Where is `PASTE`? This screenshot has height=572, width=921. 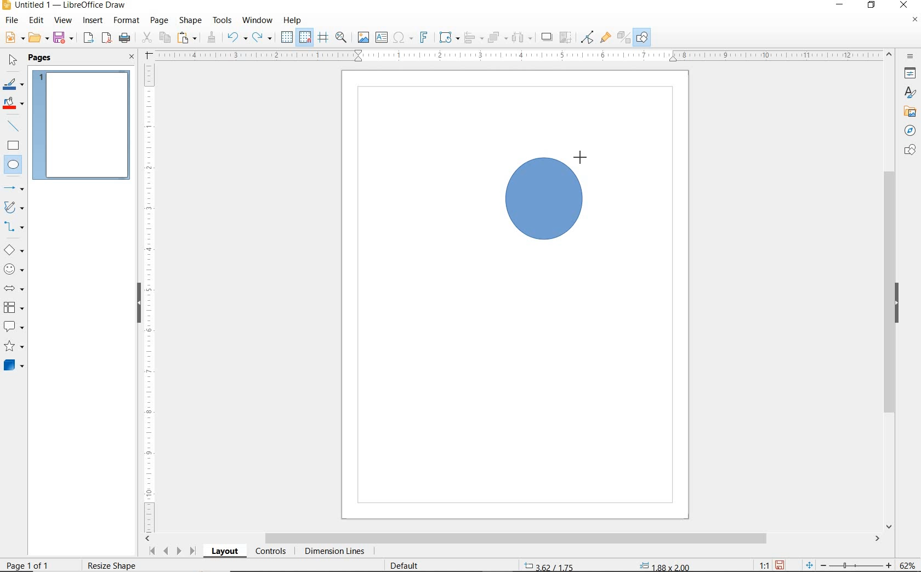
PASTE is located at coordinates (188, 38).